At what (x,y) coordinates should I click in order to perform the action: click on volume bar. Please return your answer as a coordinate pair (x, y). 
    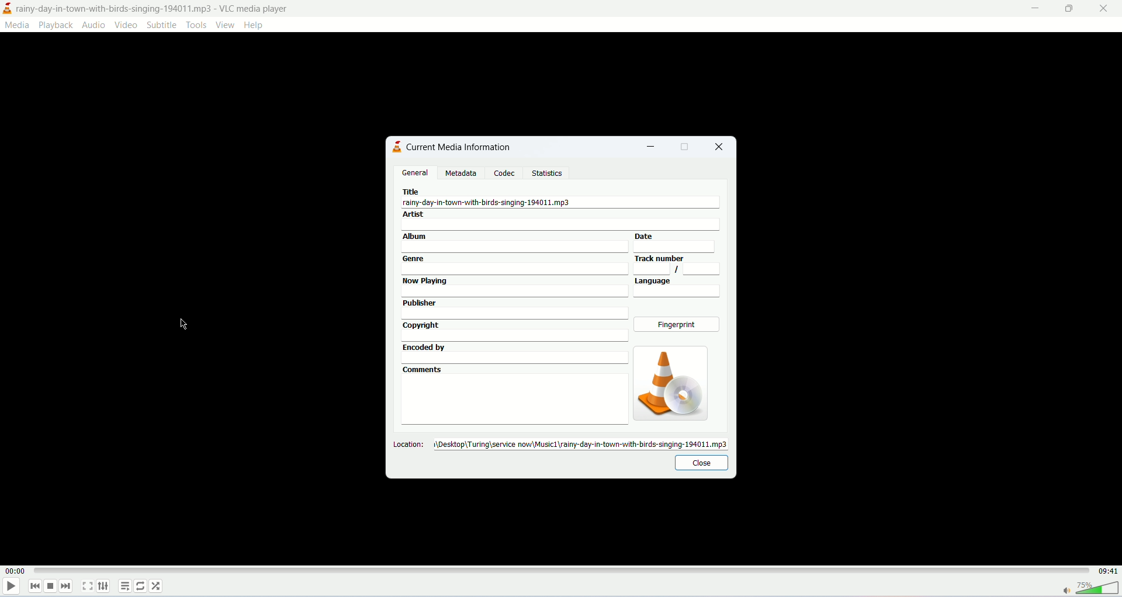
    Looking at the image, I should click on (1090, 588).